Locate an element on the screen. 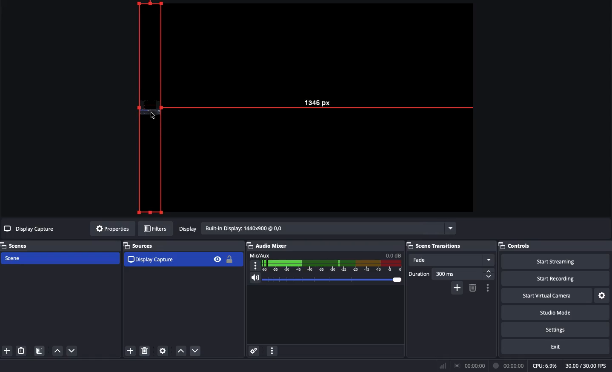 The image size is (612, 372). Display capture is located at coordinates (152, 259).